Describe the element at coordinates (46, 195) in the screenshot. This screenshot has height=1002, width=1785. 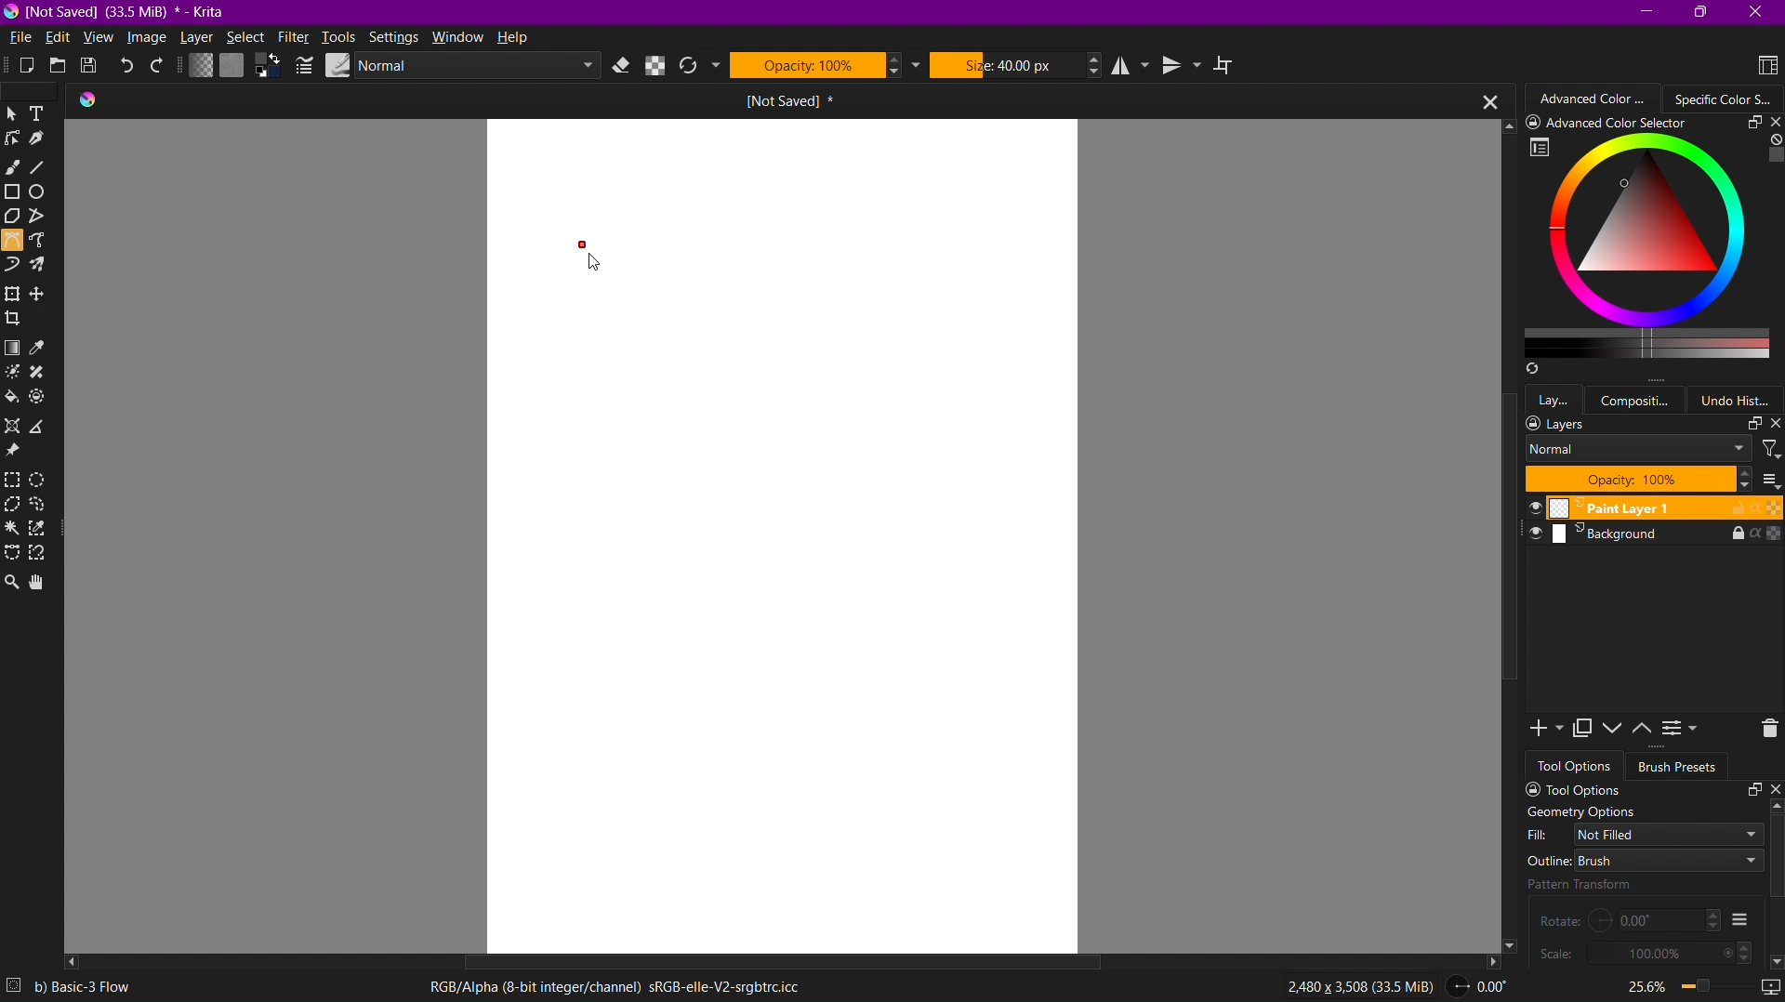
I see `Ellipse Tool` at that location.